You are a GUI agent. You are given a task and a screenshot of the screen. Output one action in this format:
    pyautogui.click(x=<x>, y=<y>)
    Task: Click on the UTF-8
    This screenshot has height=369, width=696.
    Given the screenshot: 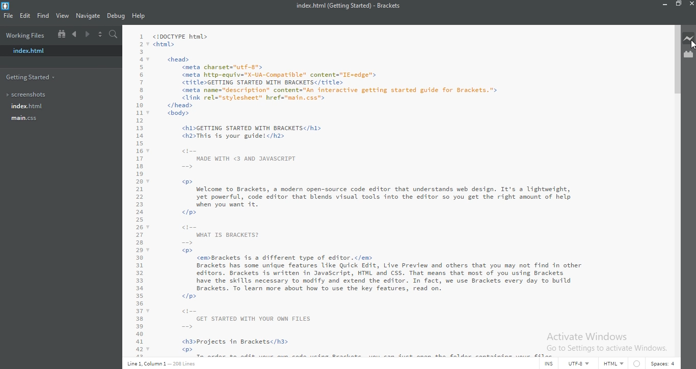 What is the action you would take?
    pyautogui.click(x=579, y=364)
    